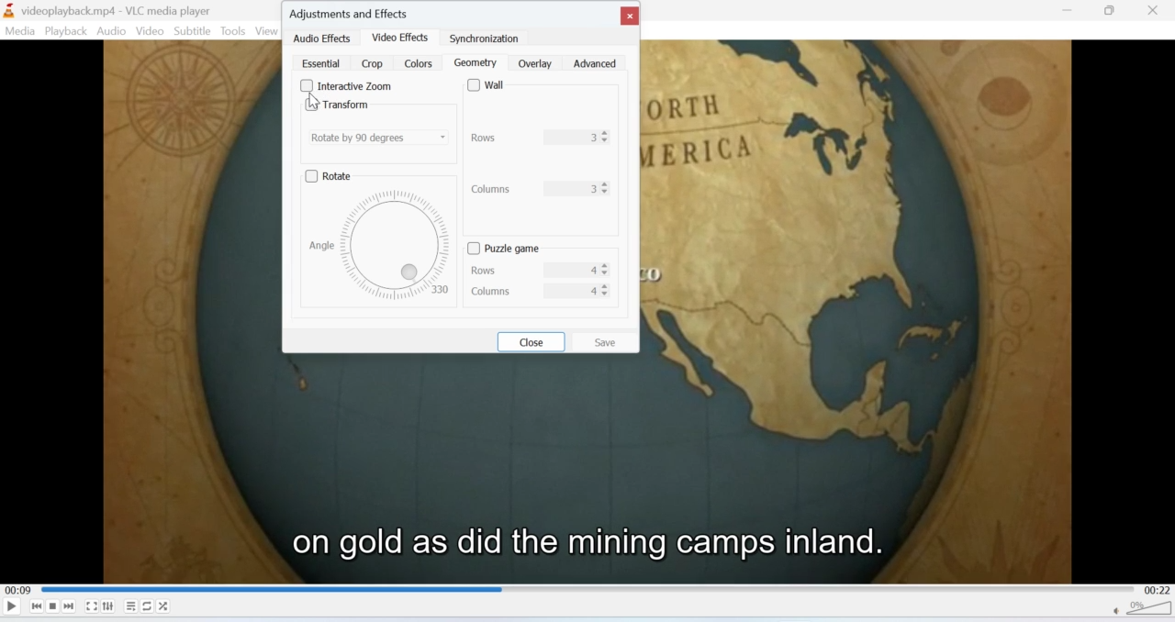 The width and height of the screenshot is (1175, 622). I want to click on Shuffle, so click(164, 606).